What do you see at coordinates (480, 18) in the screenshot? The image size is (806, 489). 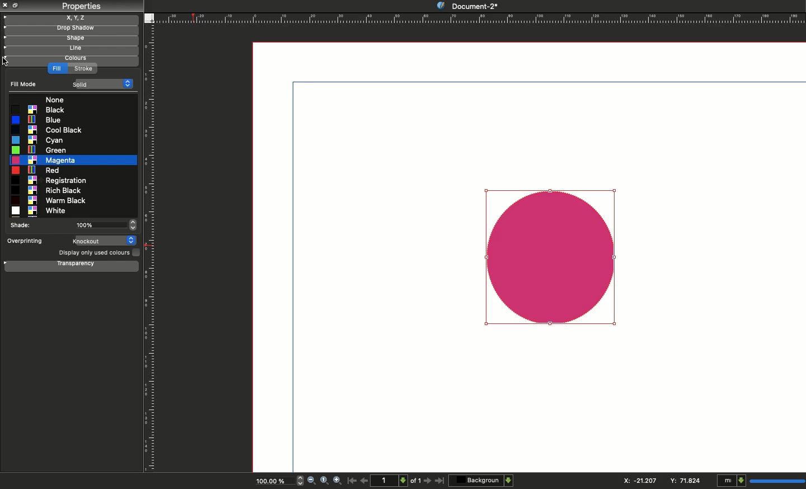 I see `Ruler` at bounding box center [480, 18].